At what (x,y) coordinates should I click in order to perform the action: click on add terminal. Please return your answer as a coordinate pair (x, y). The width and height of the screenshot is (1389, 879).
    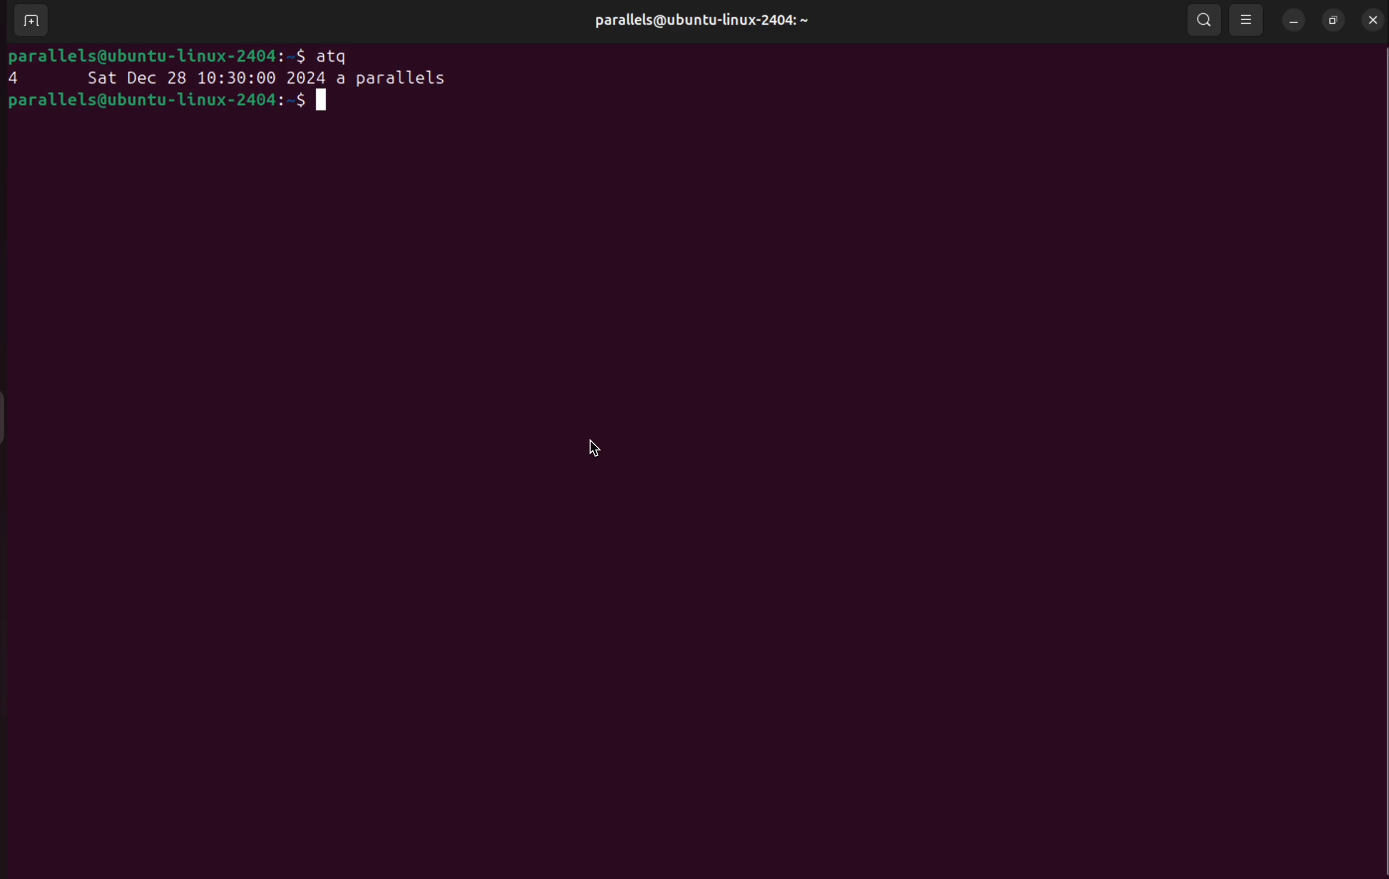
    Looking at the image, I should click on (30, 23).